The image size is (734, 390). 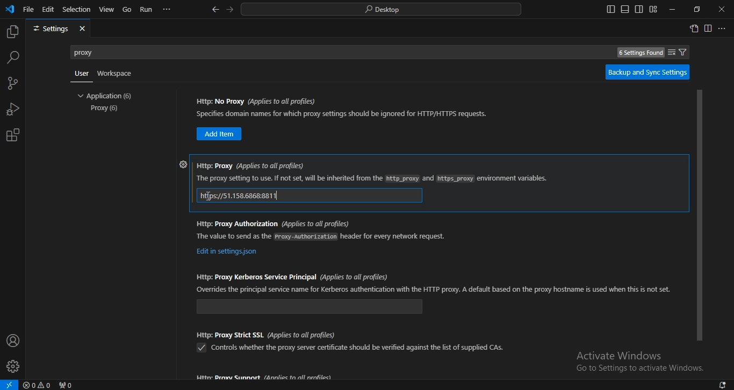 What do you see at coordinates (12, 366) in the screenshot?
I see `settings` at bounding box center [12, 366].